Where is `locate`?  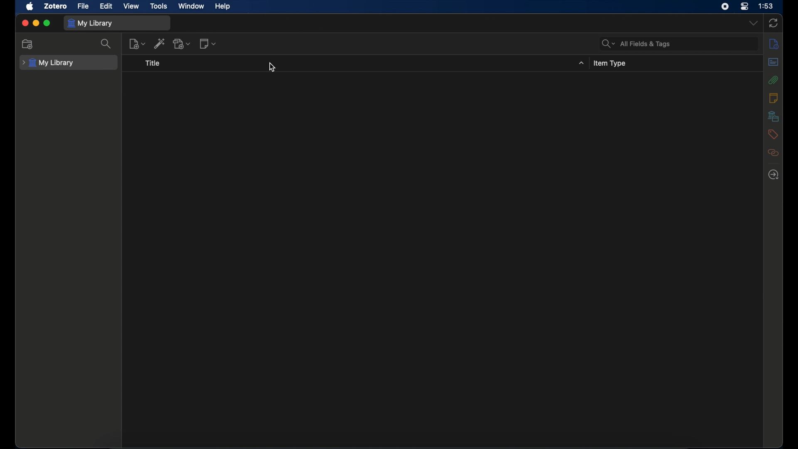
locate is located at coordinates (774, 175).